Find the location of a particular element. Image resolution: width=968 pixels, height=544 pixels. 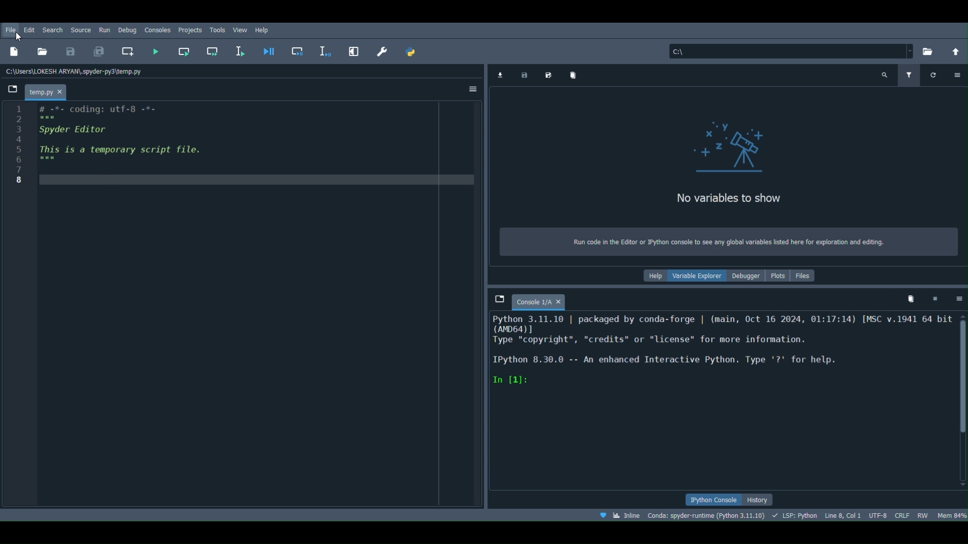

Browse a working directory is located at coordinates (926, 50).